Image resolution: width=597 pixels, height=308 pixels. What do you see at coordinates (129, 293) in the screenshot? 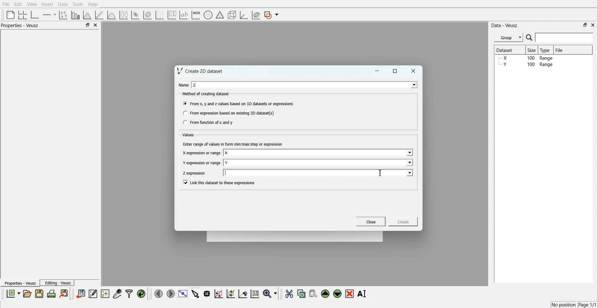
I see `Filter dataset` at bounding box center [129, 293].